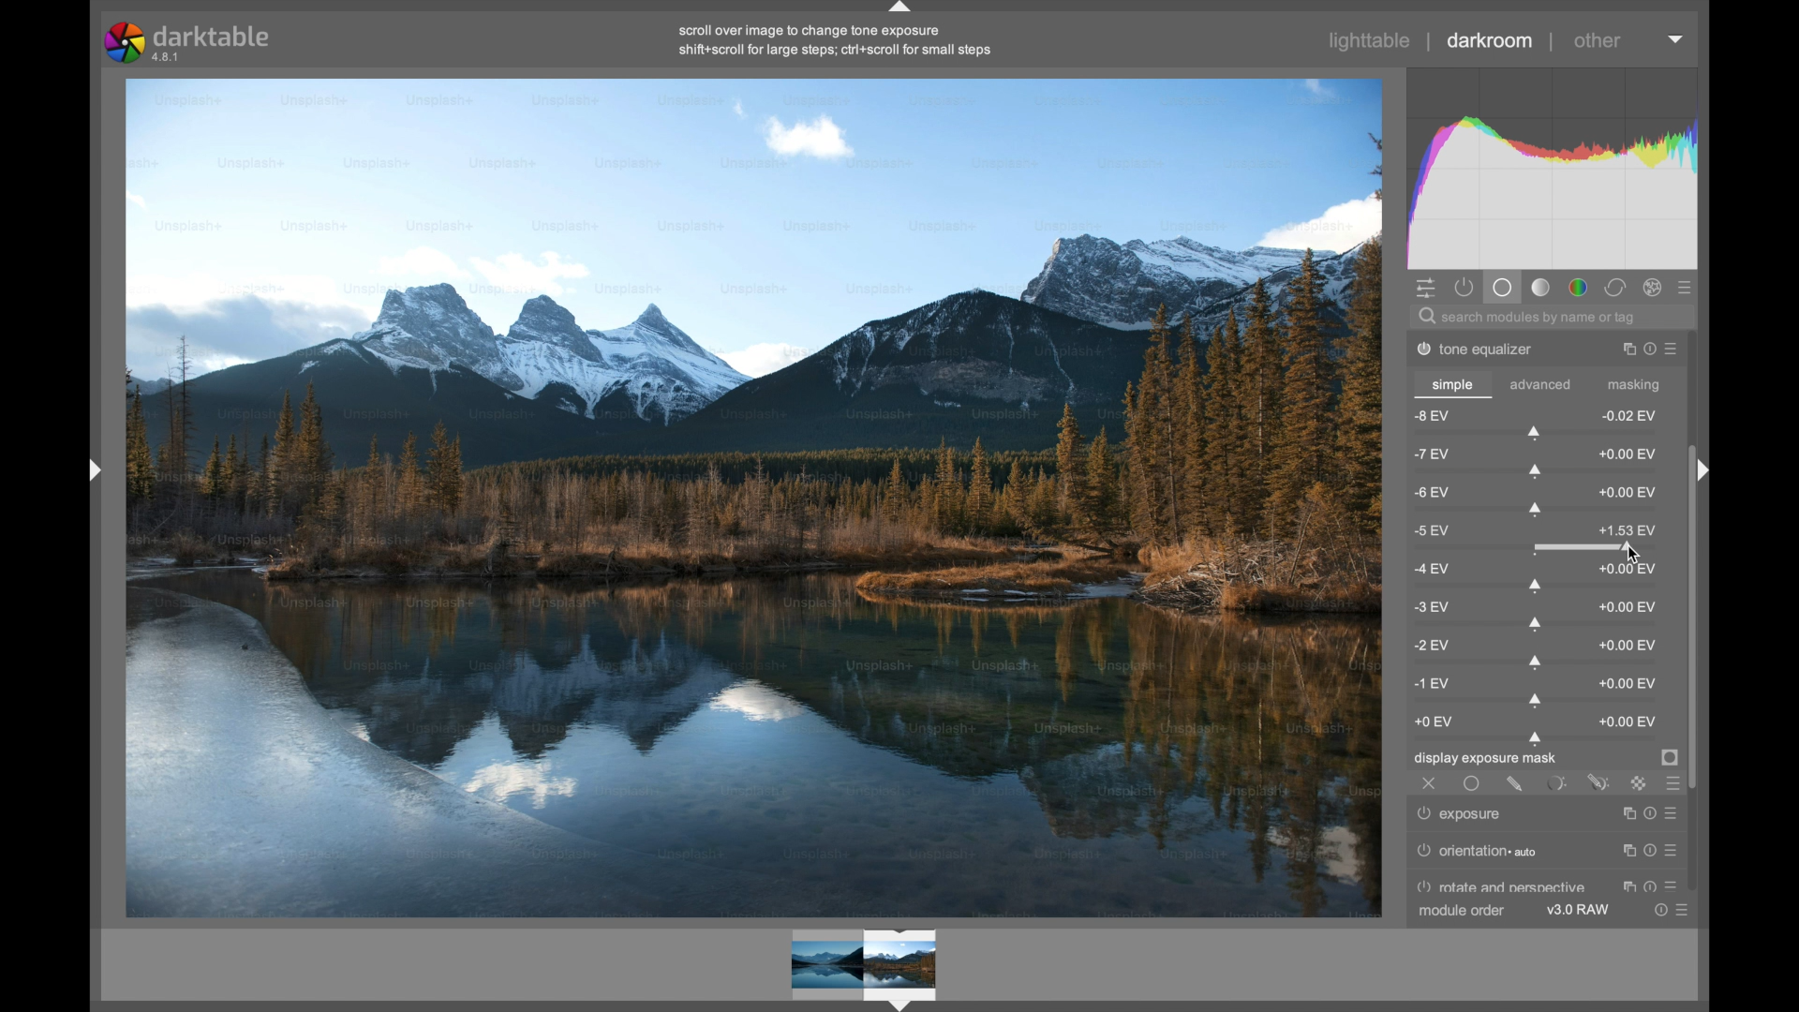  I want to click on slider, so click(1585, 548).